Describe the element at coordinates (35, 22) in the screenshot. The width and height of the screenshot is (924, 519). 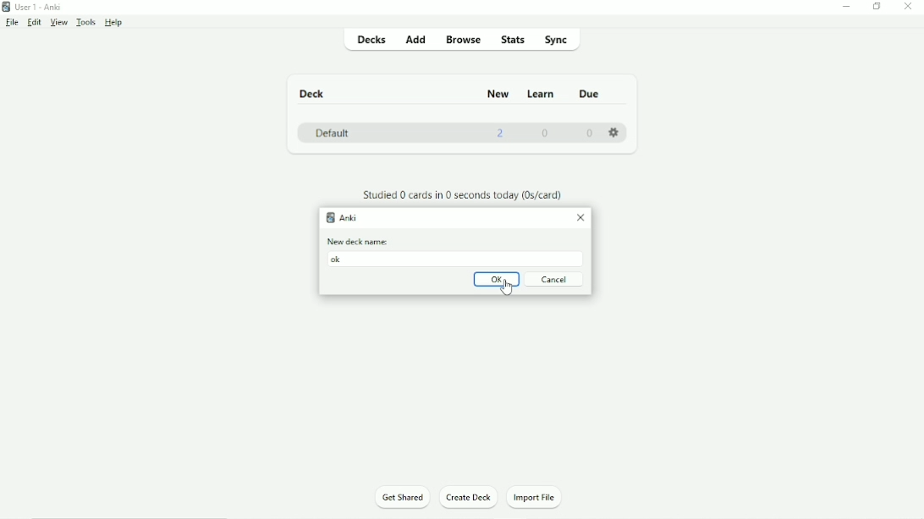
I see `Edit` at that location.